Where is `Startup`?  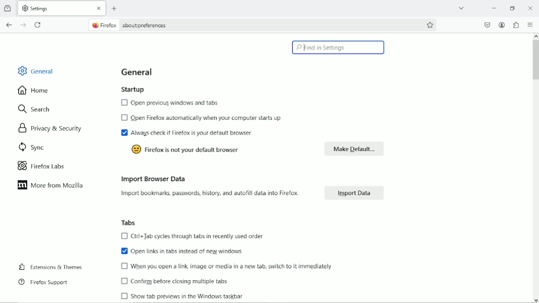
Startup is located at coordinates (134, 88).